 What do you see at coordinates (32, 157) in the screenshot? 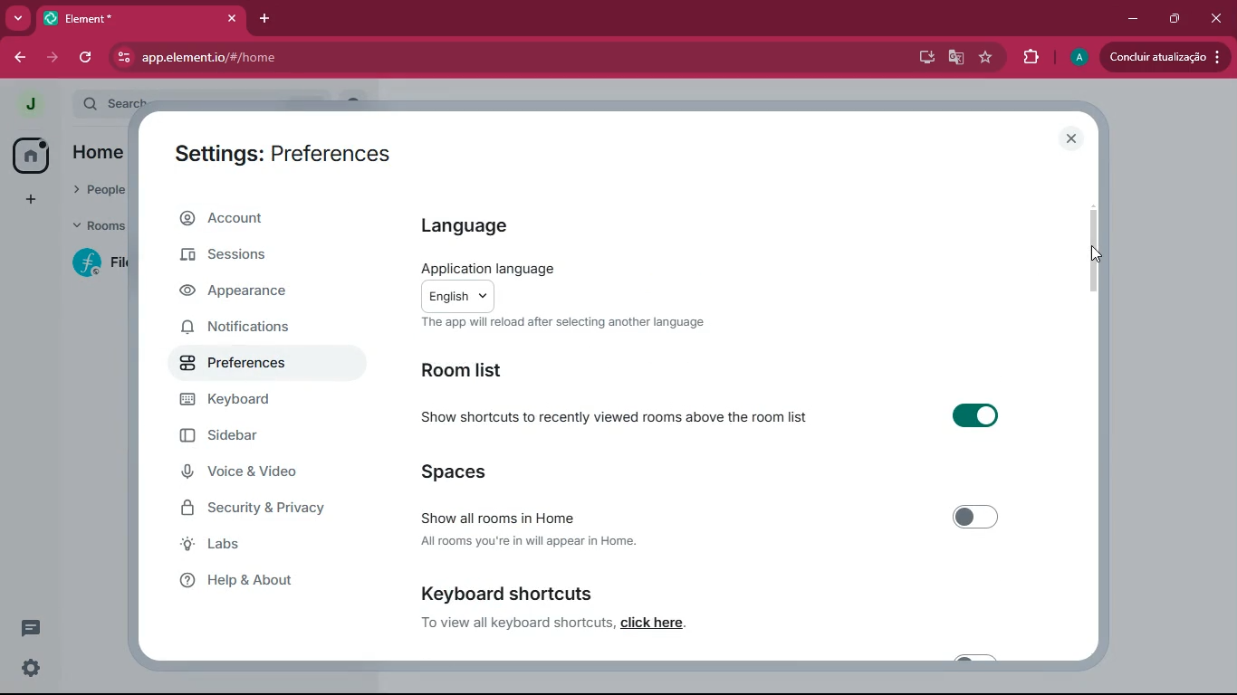
I see `home` at bounding box center [32, 157].